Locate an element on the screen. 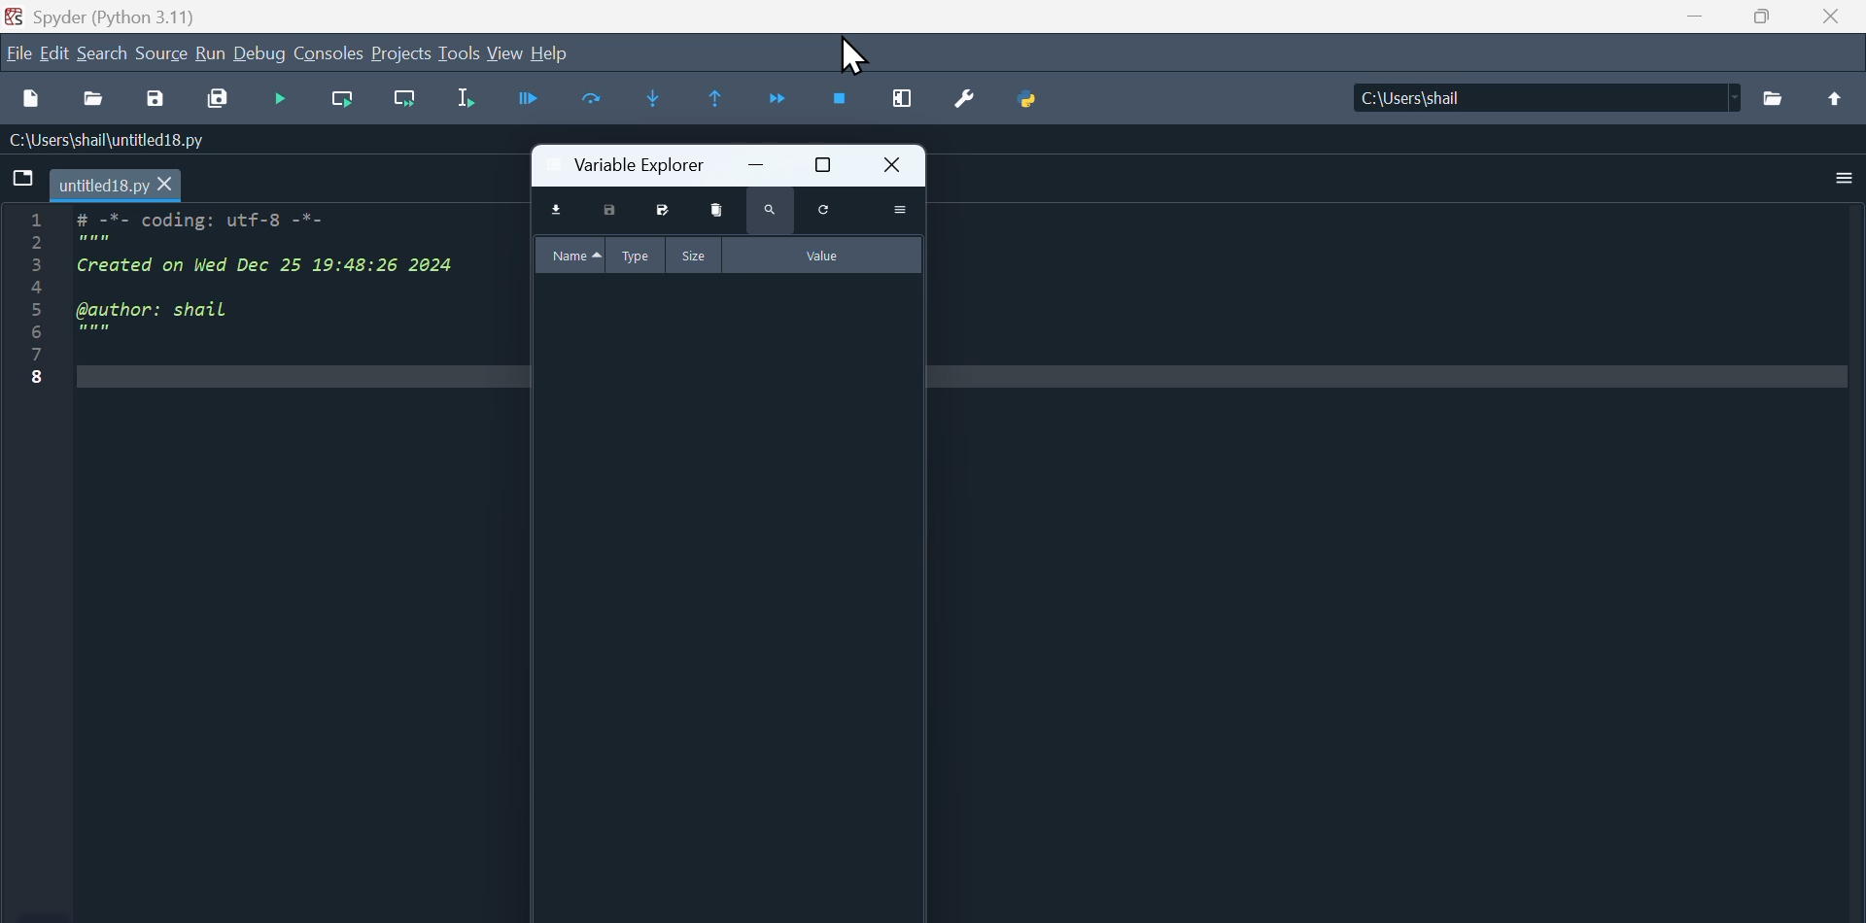 Image resolution: width=1866 pixels, height=923 pixels. Run untill Current function teturns is located at coordinates (725, 104).